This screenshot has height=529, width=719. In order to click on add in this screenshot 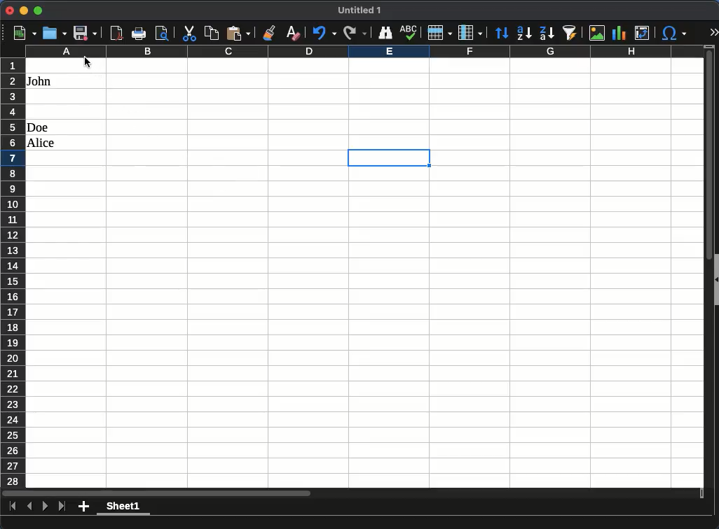, I will do `click(84, 506)`.